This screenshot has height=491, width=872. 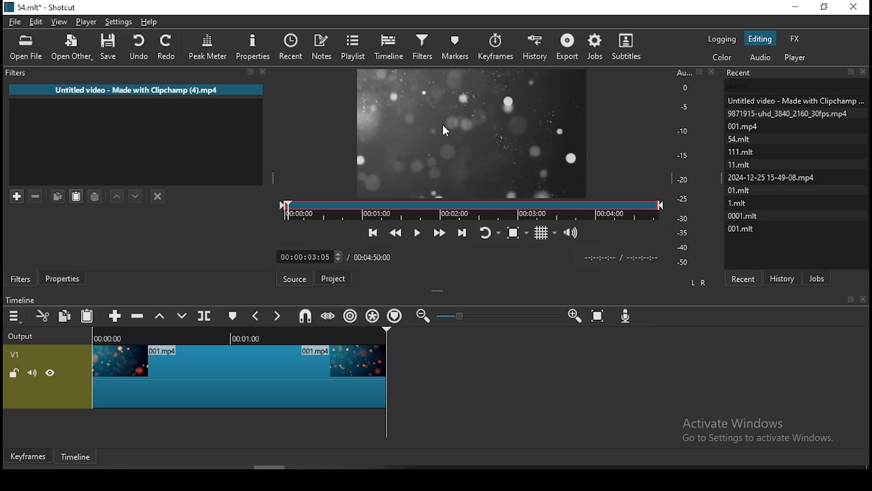 What do you see at coordinates (114, 194) in the screenshot?
I see `move filter up` at bounding box center [114, 194].